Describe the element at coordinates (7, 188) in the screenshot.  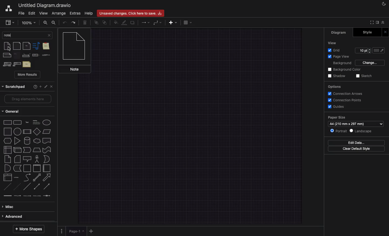
I see `dashed` at that location.